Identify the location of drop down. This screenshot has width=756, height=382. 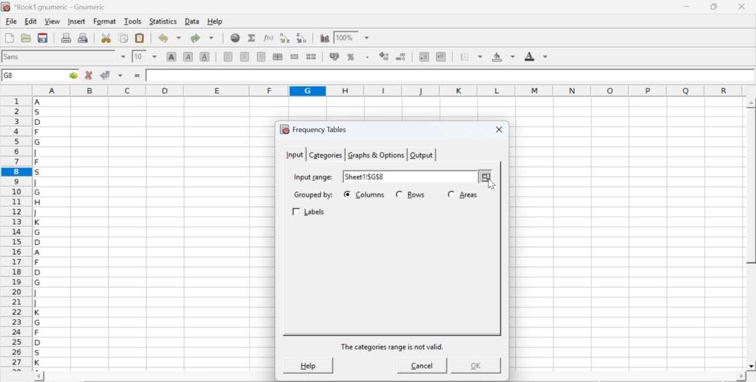
(367, 38).